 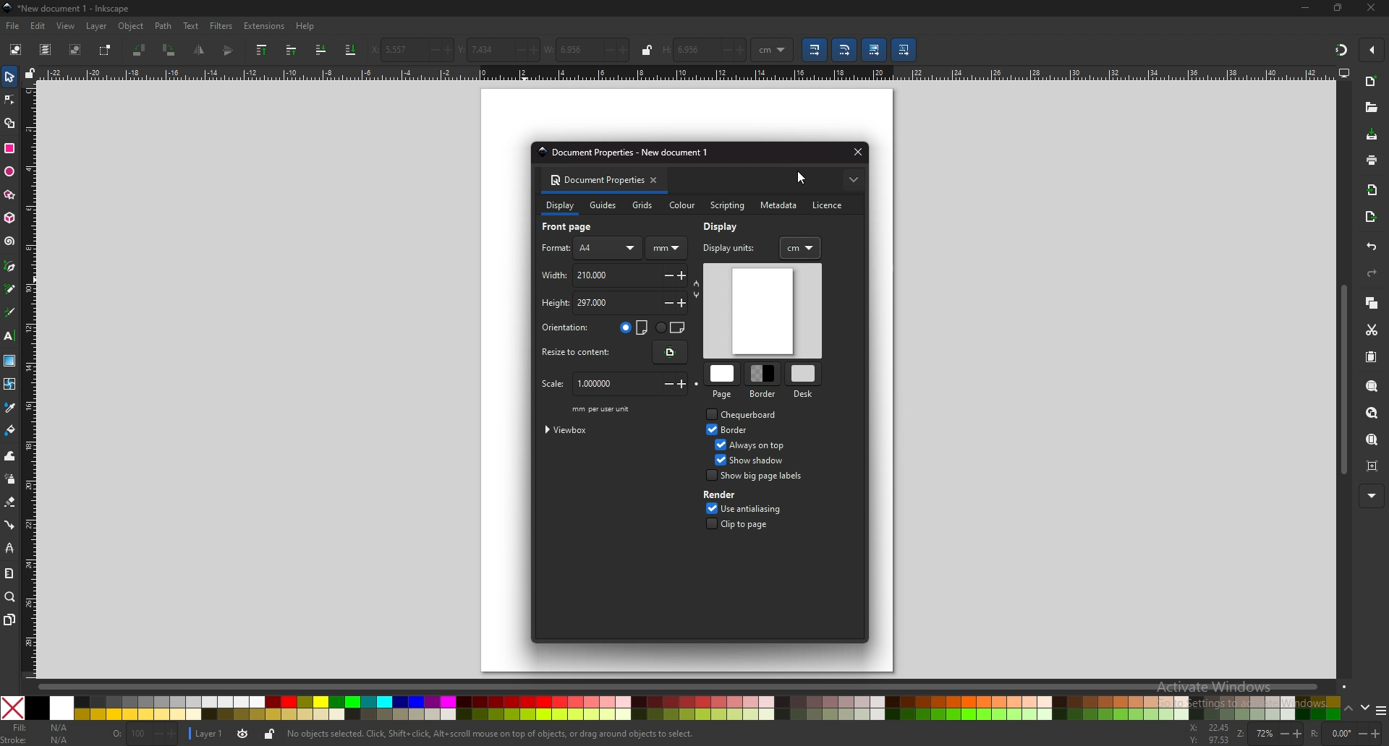 What do you see at coordinates (605, 205) in the screenshot?
I see `guides` at bounding box center [605, 205].